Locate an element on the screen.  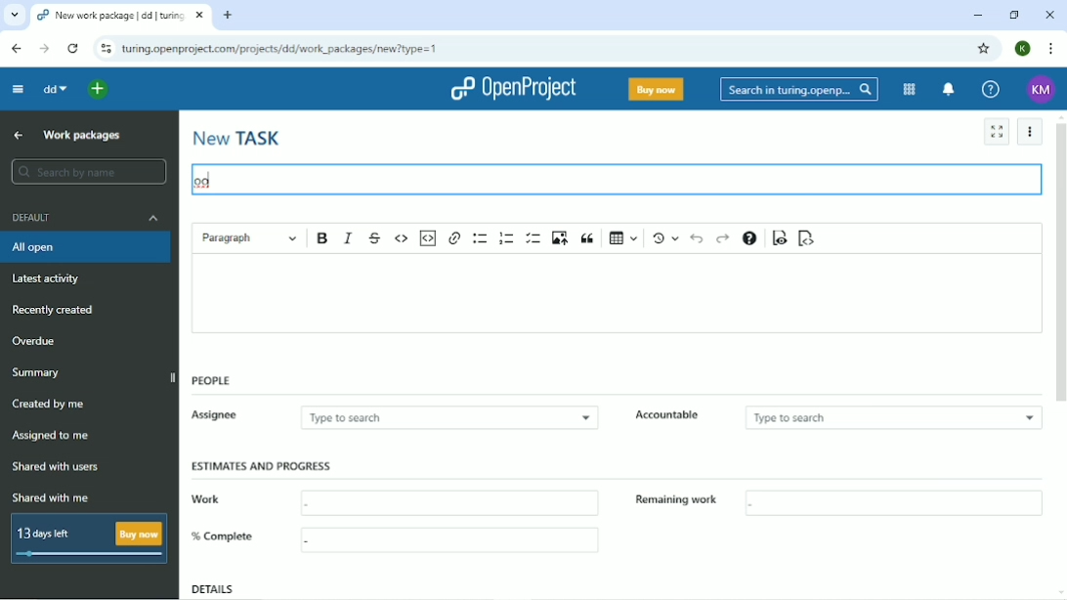
Customize and control google chrome is located at coordinates (1054, 49).